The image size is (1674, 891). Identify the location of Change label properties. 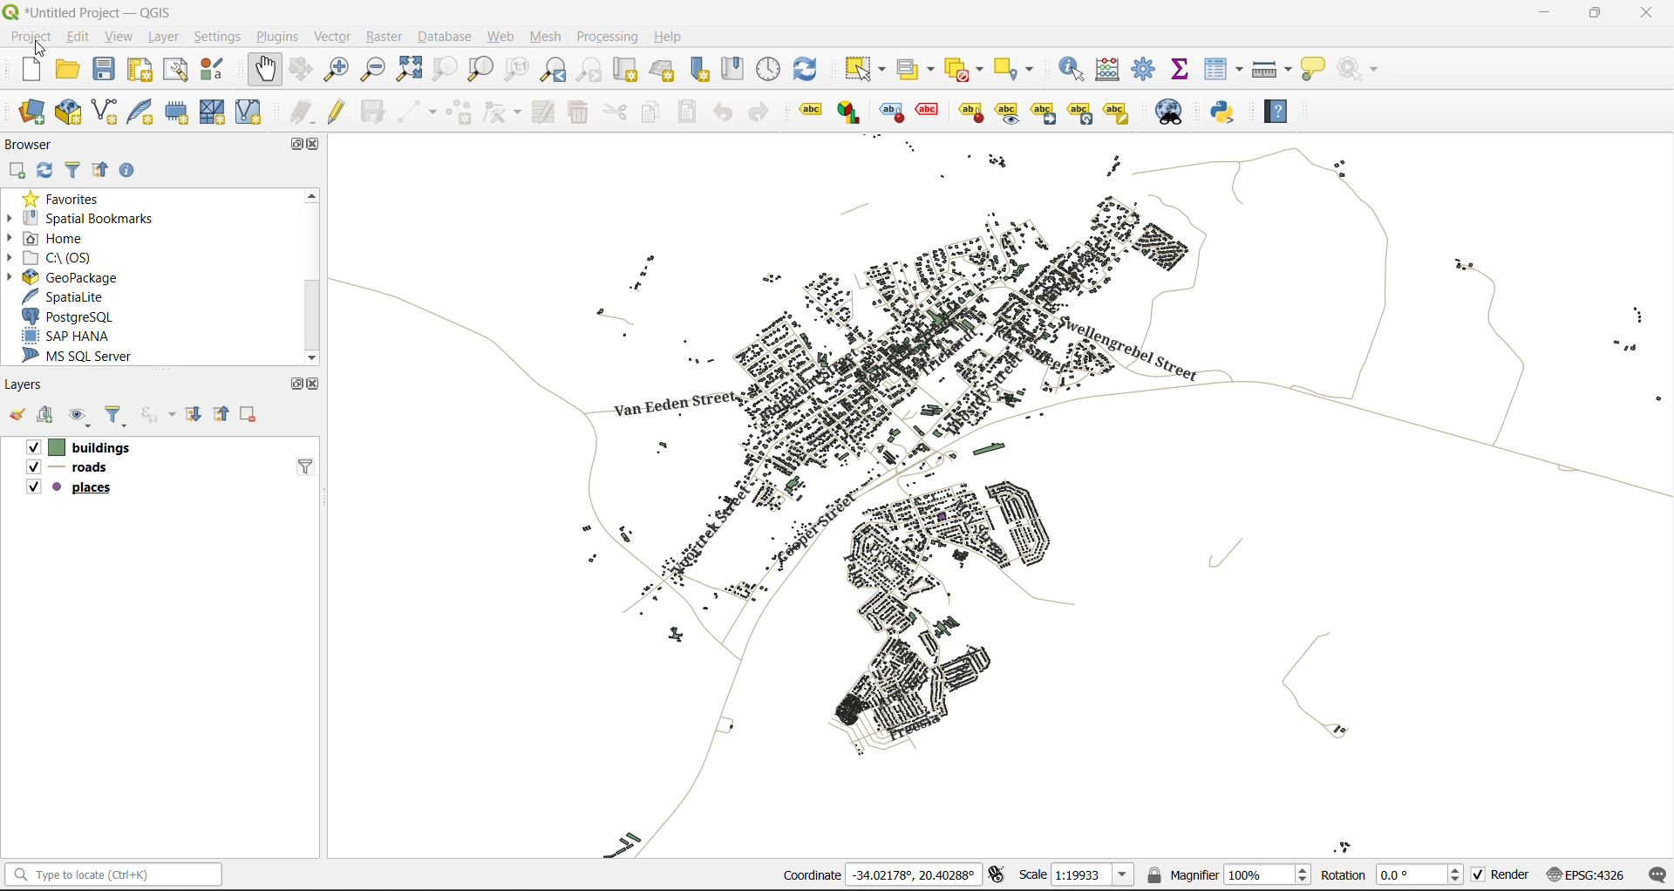
(1117, 111).